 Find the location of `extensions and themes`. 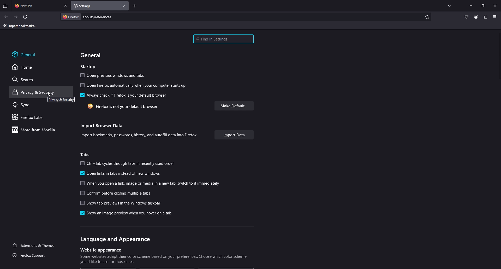

extensions and themes is located at coordinates (37, 245).